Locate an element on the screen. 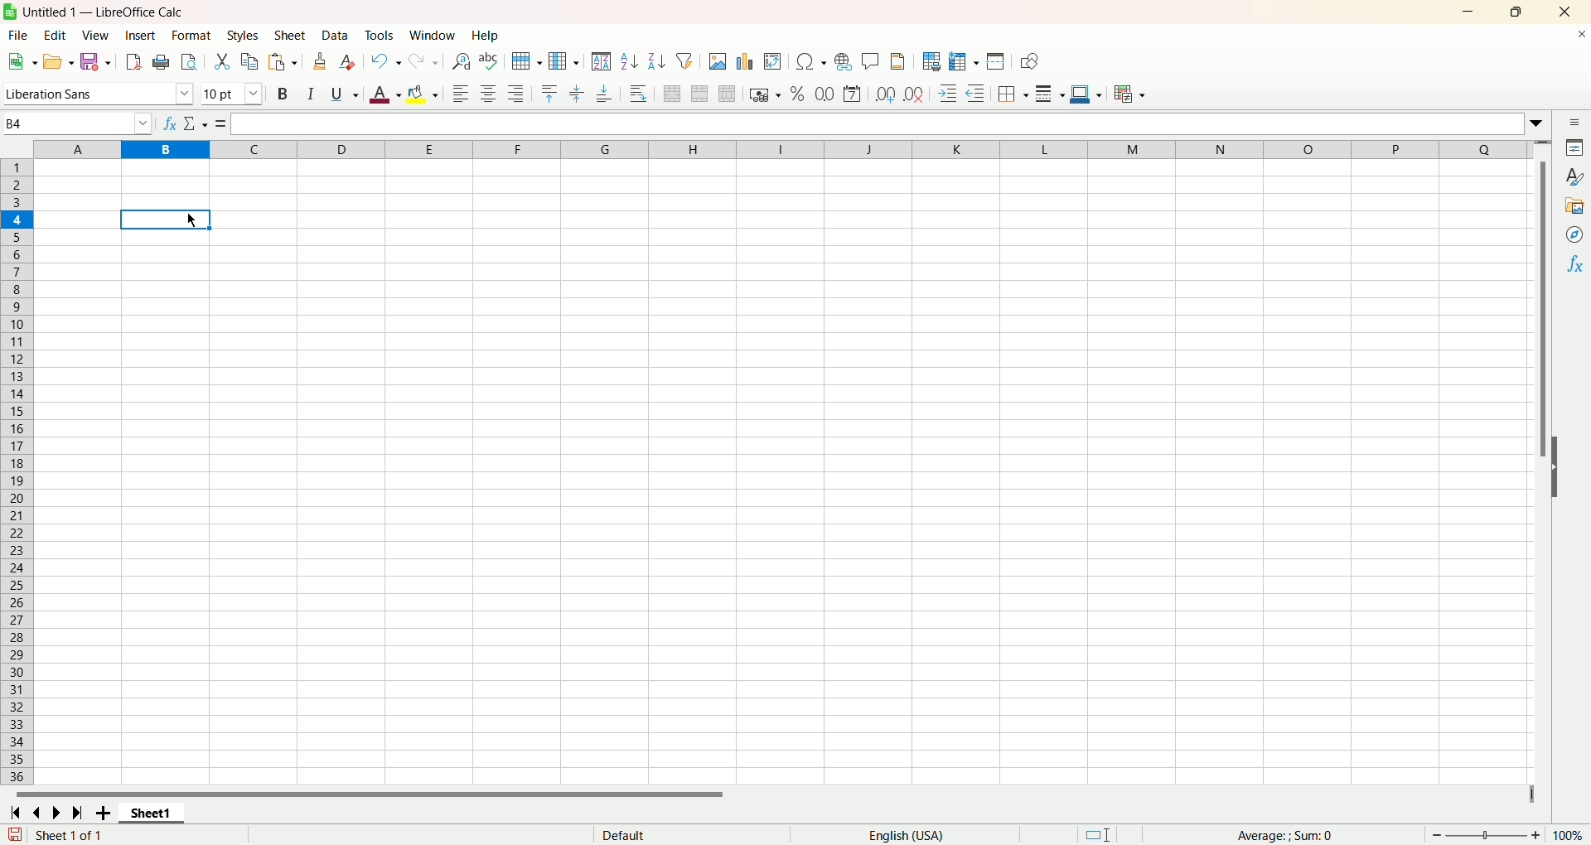 Image resolution: width=1591 pixels, height=845 pixels. Input line is located at coordinates (877, 123).